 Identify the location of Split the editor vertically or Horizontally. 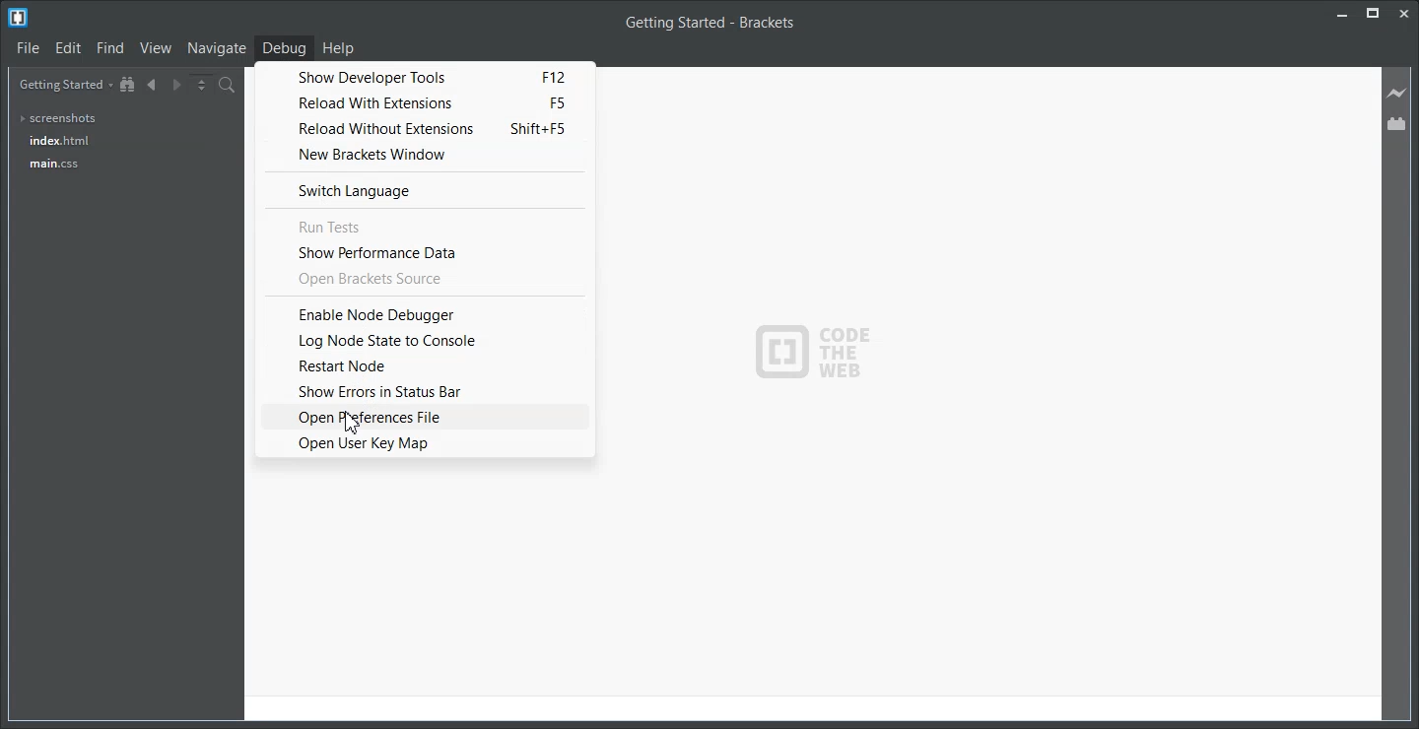
(201, 85).